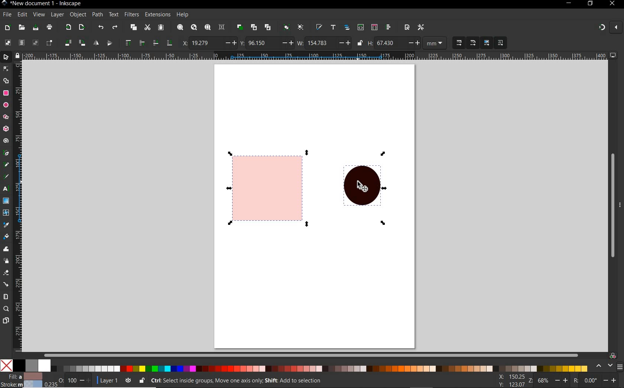 Image resolution: width=624 pixels, height=388 pixels. Describe the element at coordinates (6, 250) in the screenshot. I see `tweak tool` at that location.